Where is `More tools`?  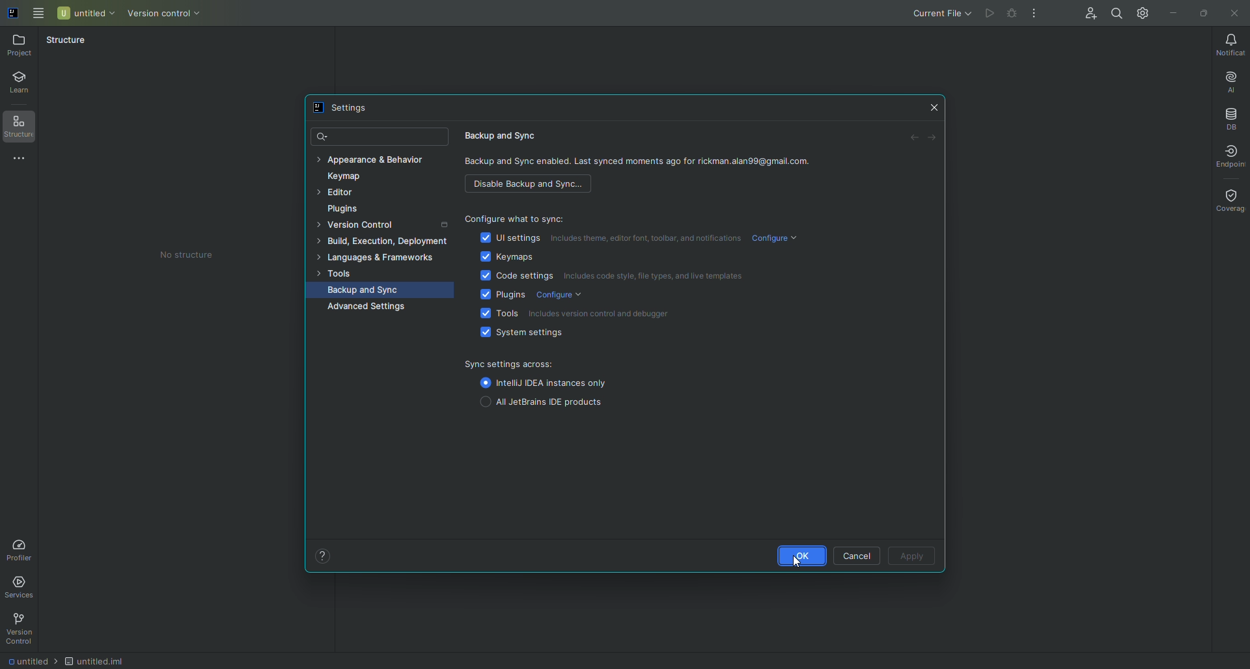 More tools is located at coordinates (24, 159).